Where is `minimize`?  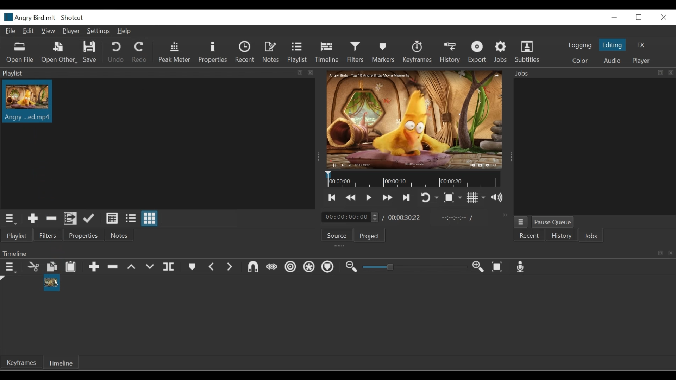
minimize is located at coordinates (614, 18).